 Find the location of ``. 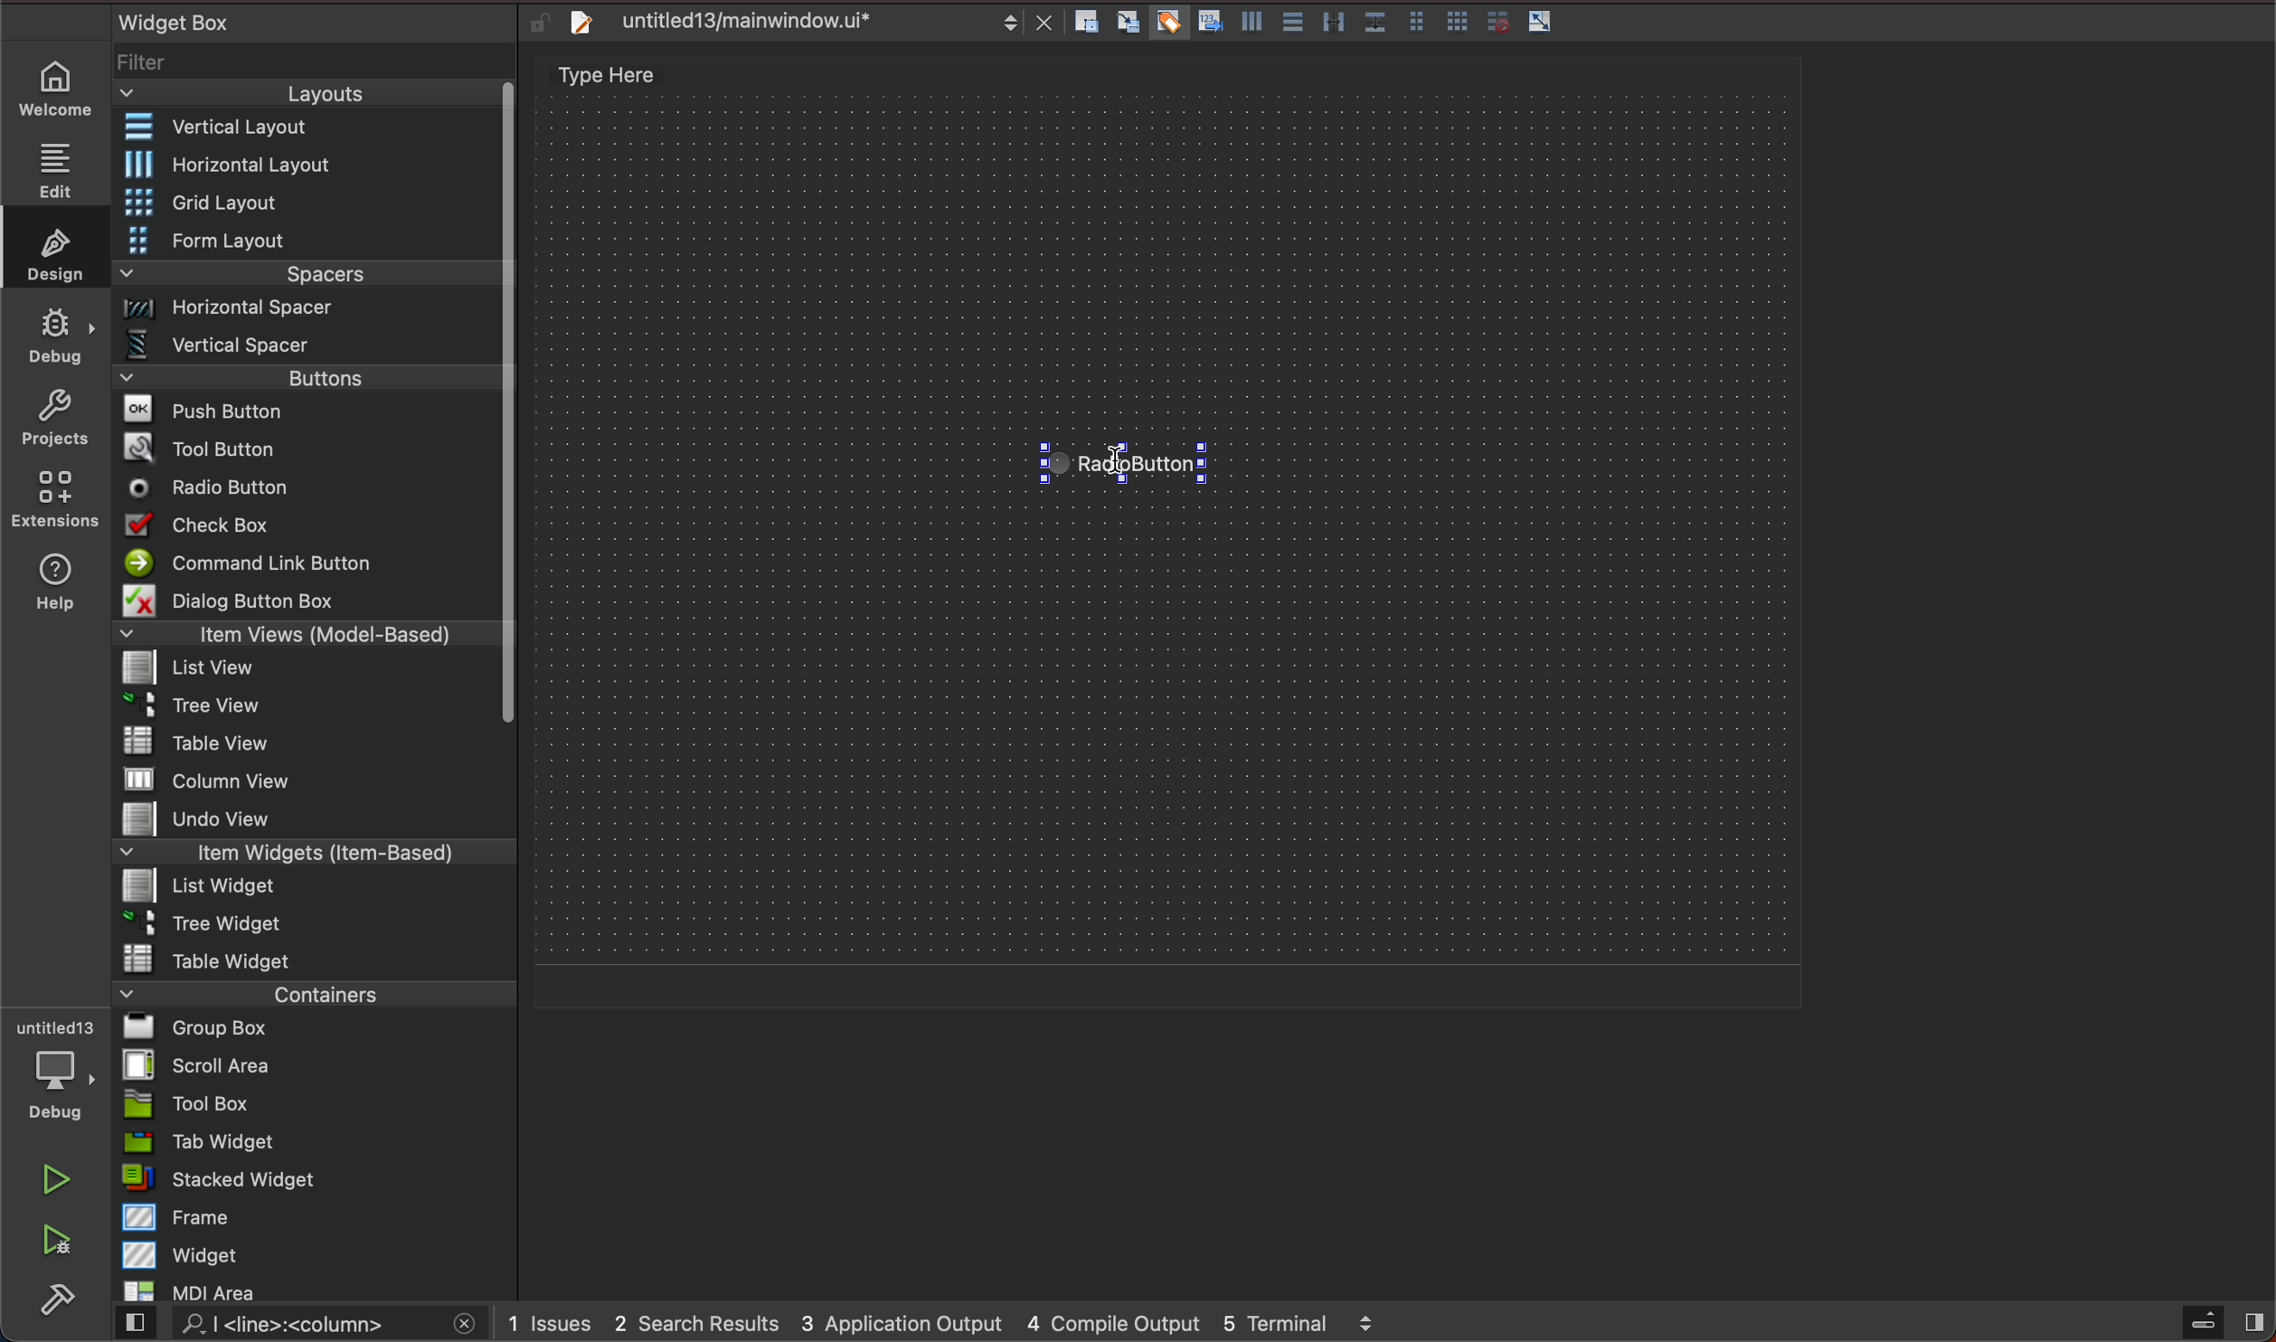

 is located at coordinates (1333, 24).